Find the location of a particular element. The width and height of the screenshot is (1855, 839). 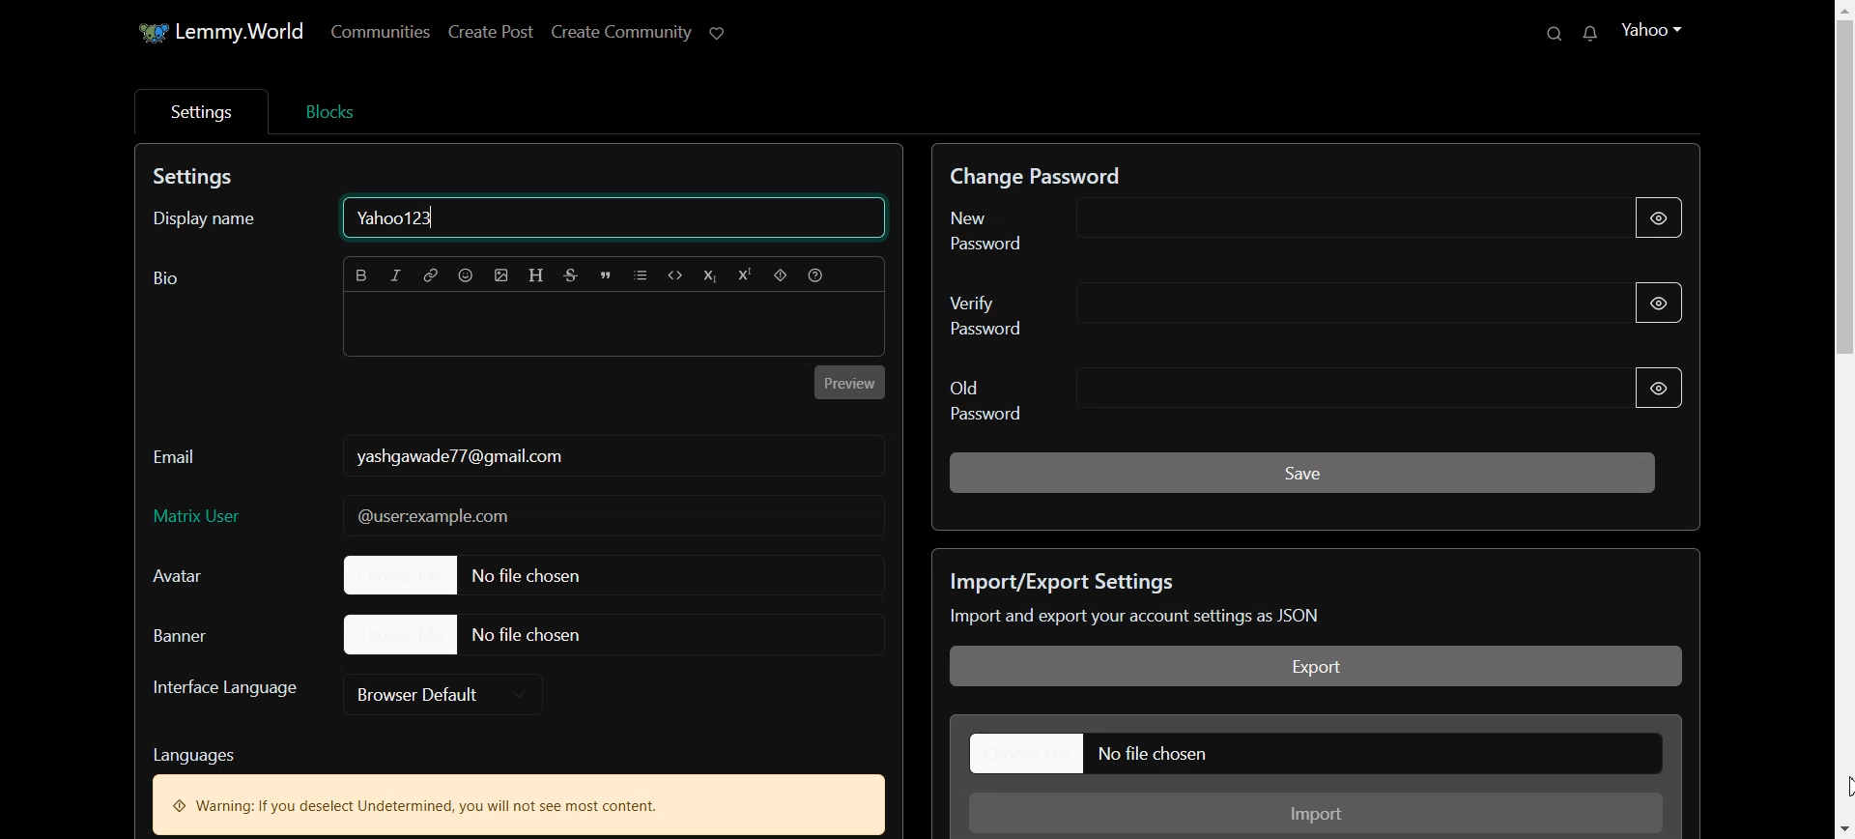

Email is located at coordinates (178, 451).